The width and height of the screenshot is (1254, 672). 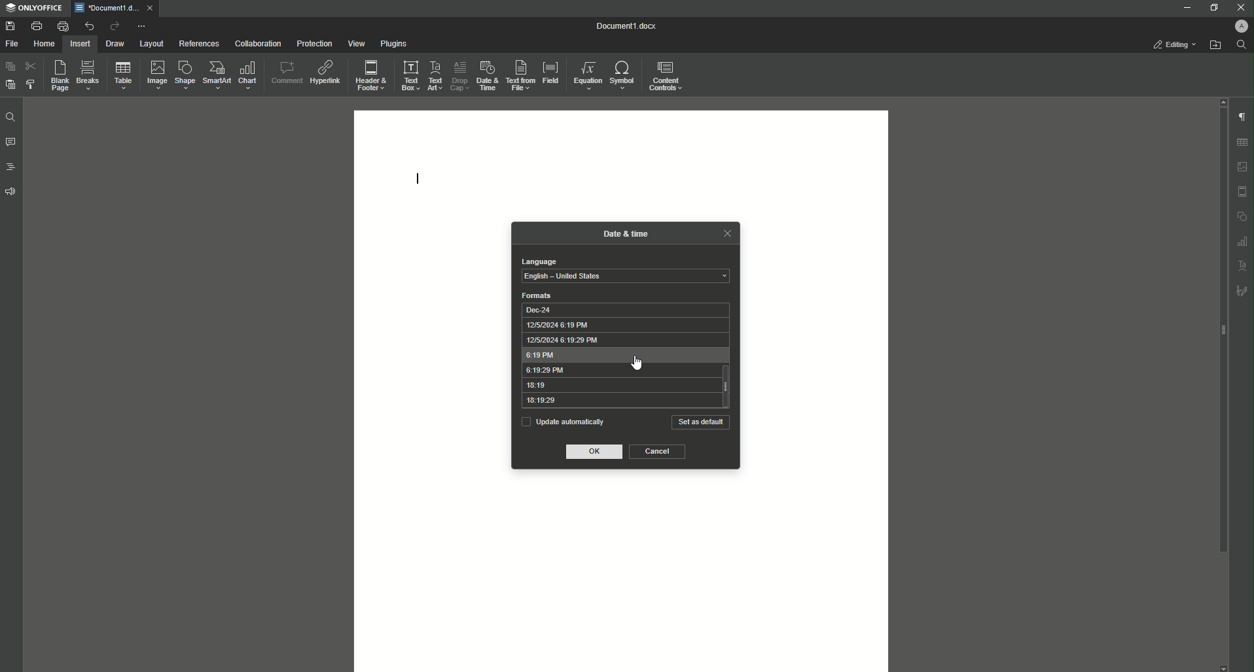 What do you see at coordinates (106, 8) in the screenshot?
I see `*Document1.docx` at bounding box center [106, 8].